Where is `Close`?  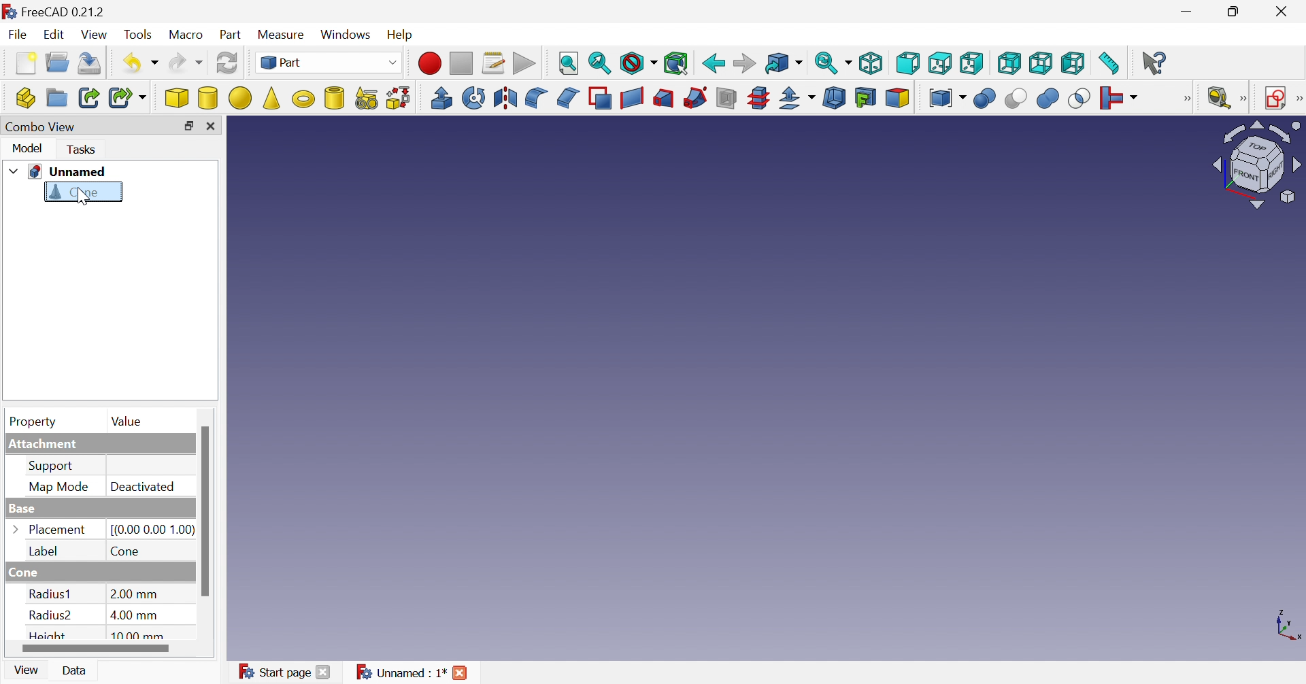
Close is located at coordinates (322, 674).